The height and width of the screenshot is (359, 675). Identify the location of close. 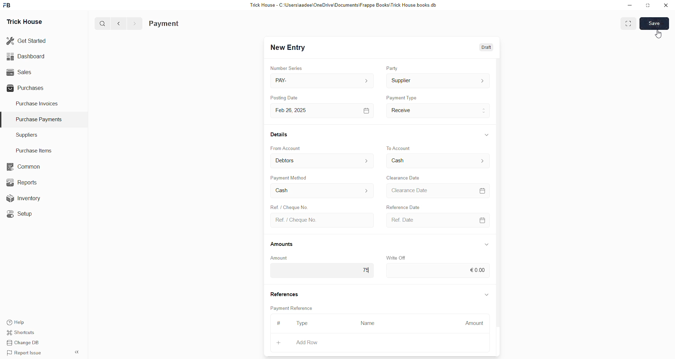
(666, 5).